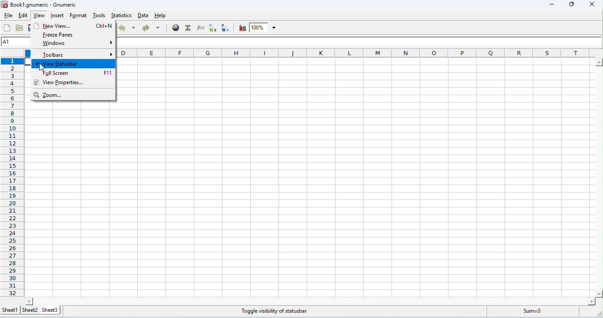 The height and width of the screenshot is (318, 603). I want to click on redo, so click(151, 29).